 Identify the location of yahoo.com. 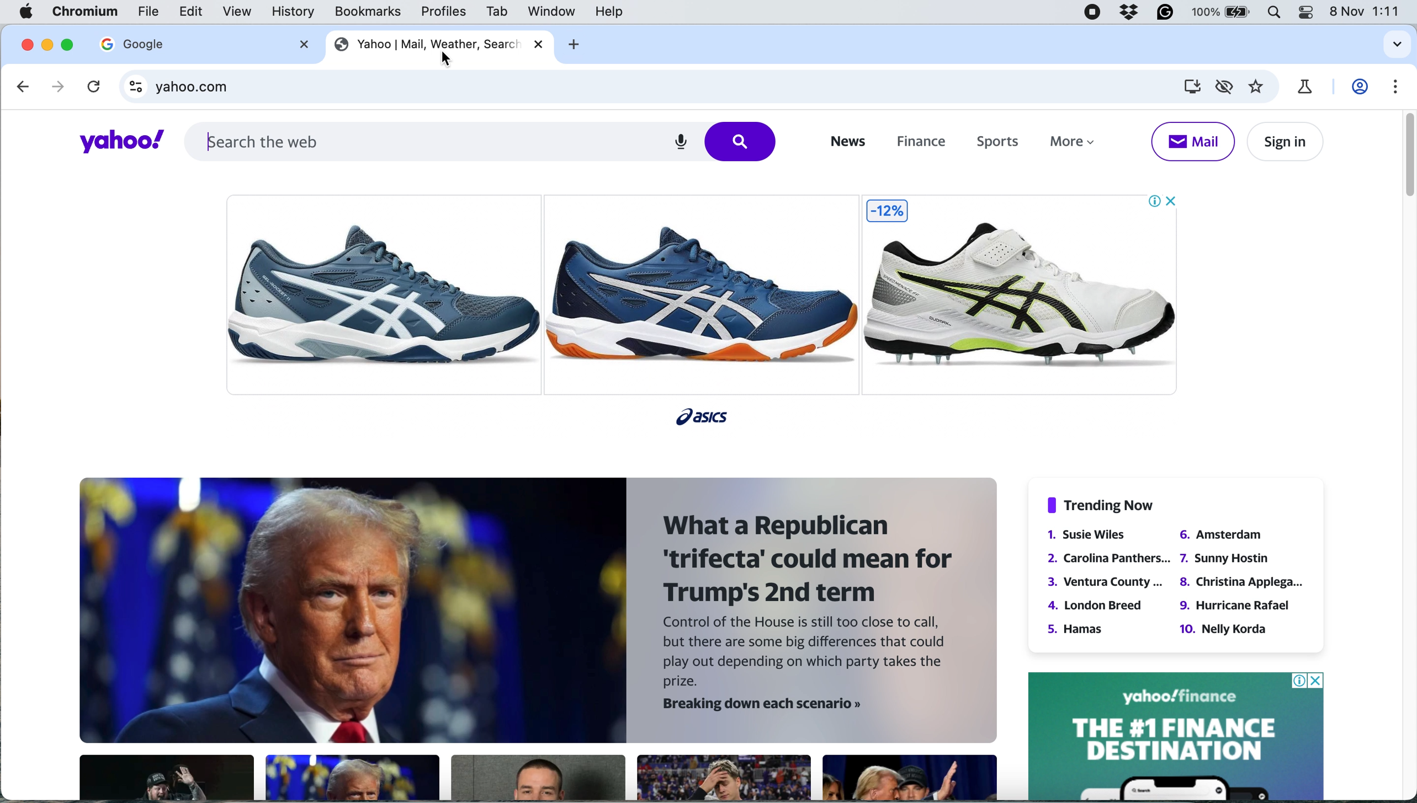
(660, 88).